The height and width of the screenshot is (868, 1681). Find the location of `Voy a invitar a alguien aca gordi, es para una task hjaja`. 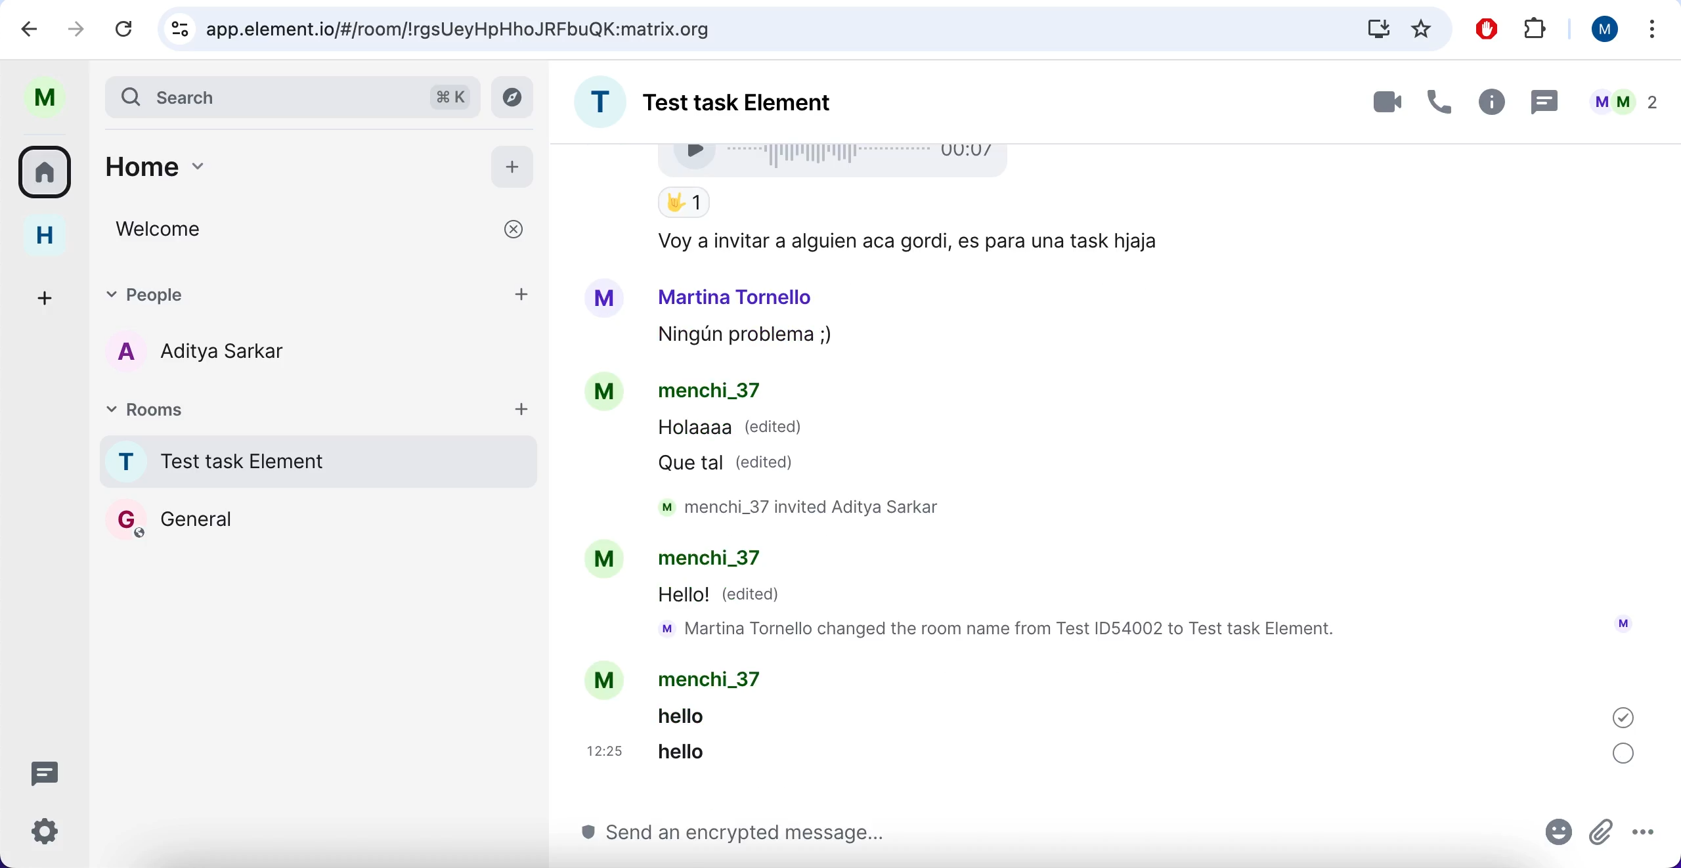

Voy a invitar a alguien aca gordi, es para una task hjaja is located at coordinates (904, 244).